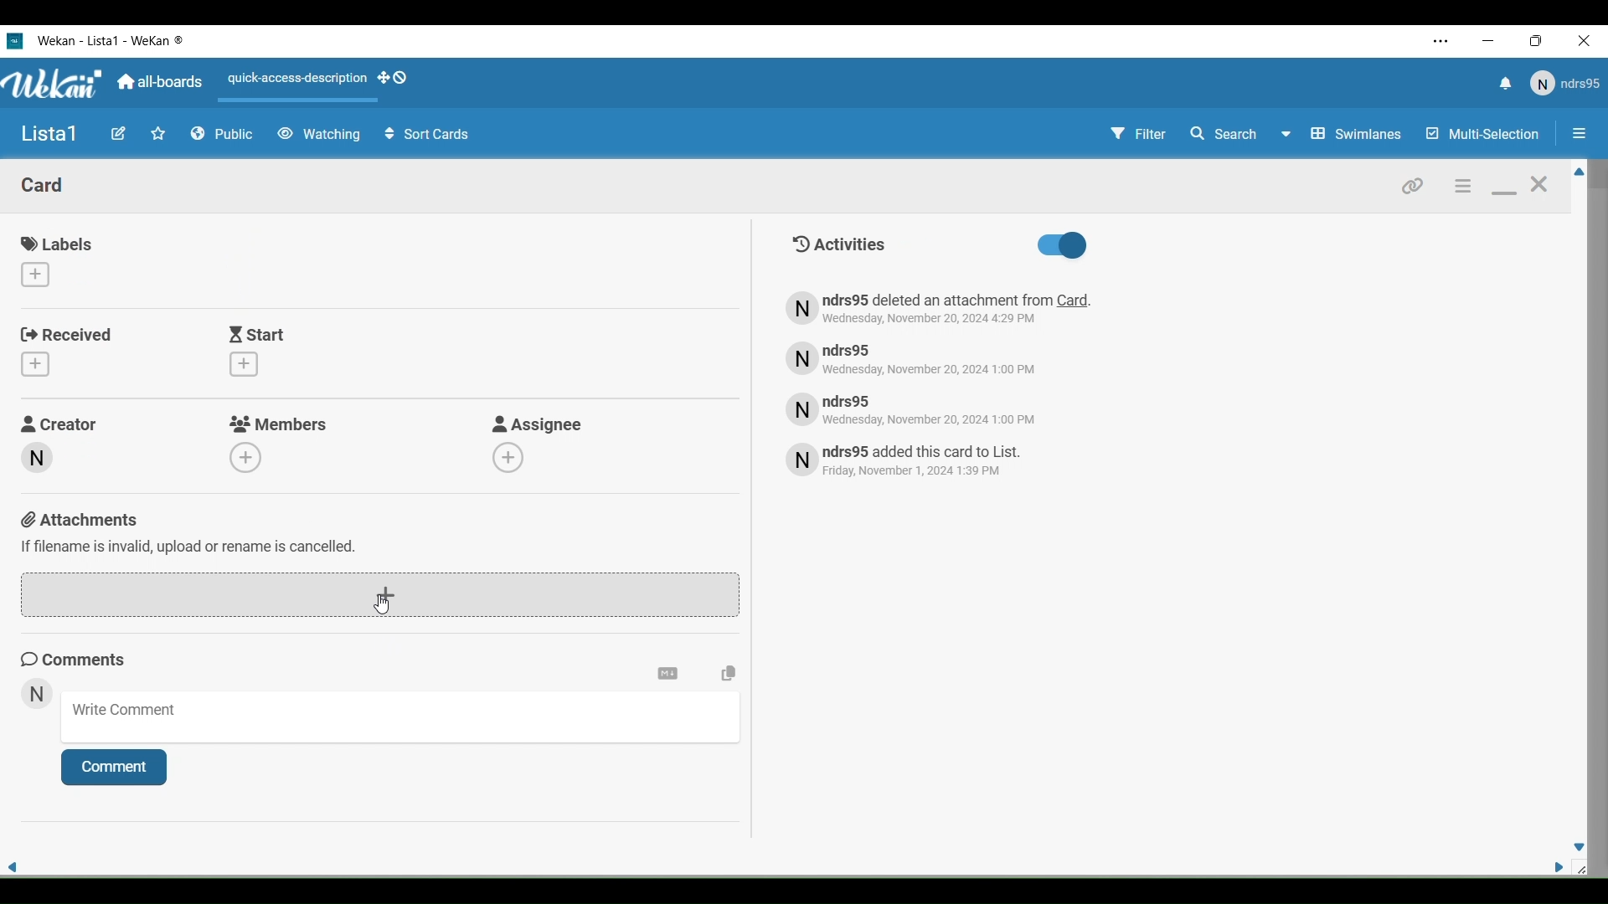 The height and width of the screenshot is (904, 1608). Describe the element at coordinates (1413, 184) in the screenshot. I see `Link` at that location.